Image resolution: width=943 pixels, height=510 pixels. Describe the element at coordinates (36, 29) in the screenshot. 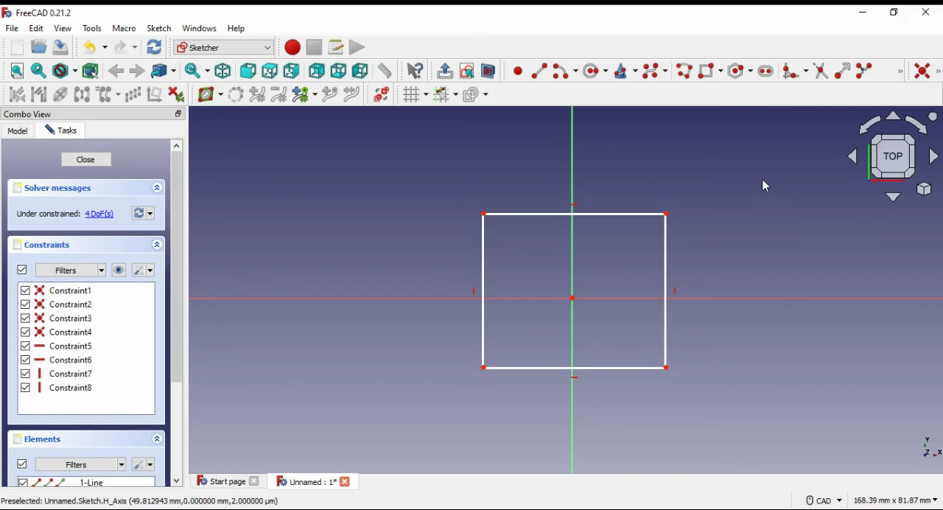

I see `edit` at that location.